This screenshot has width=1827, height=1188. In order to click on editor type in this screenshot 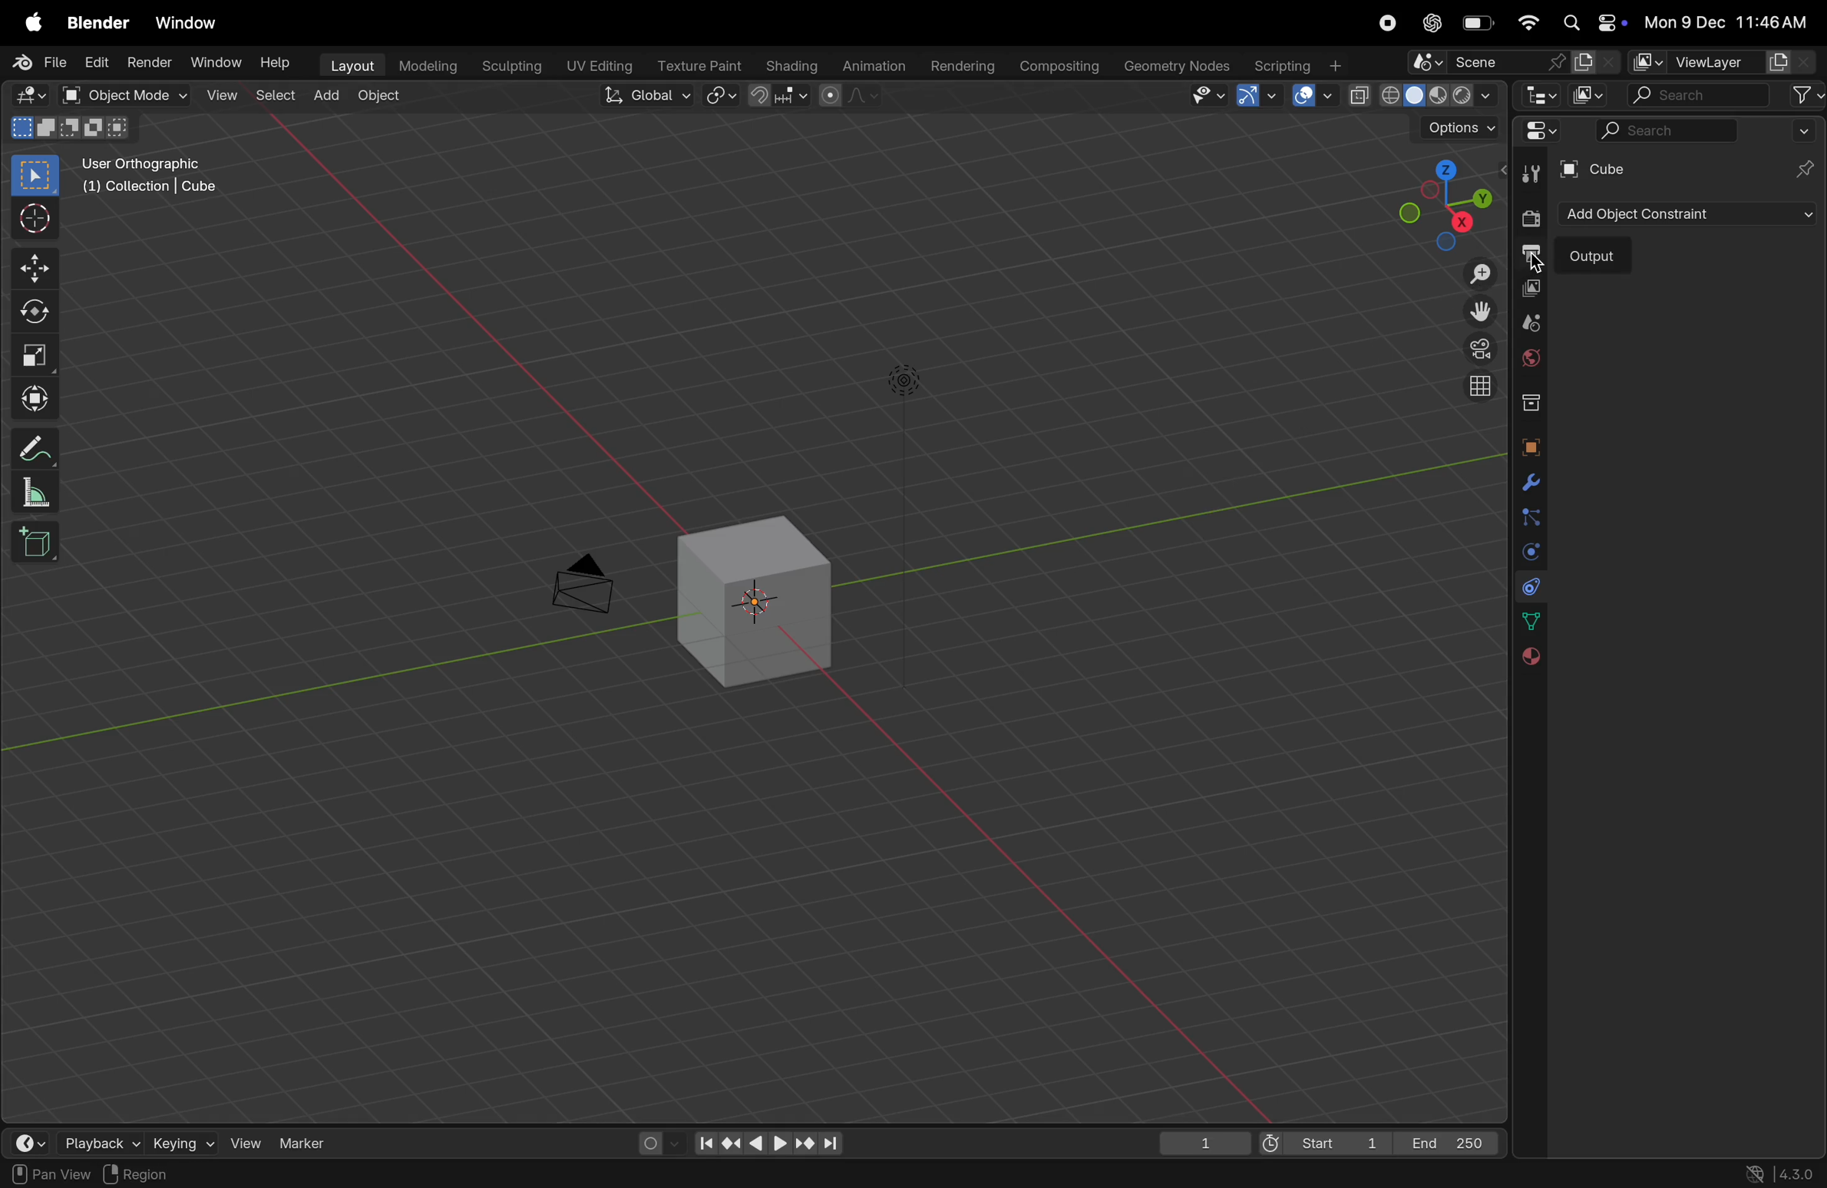, I will do `click(1535, 134)`.